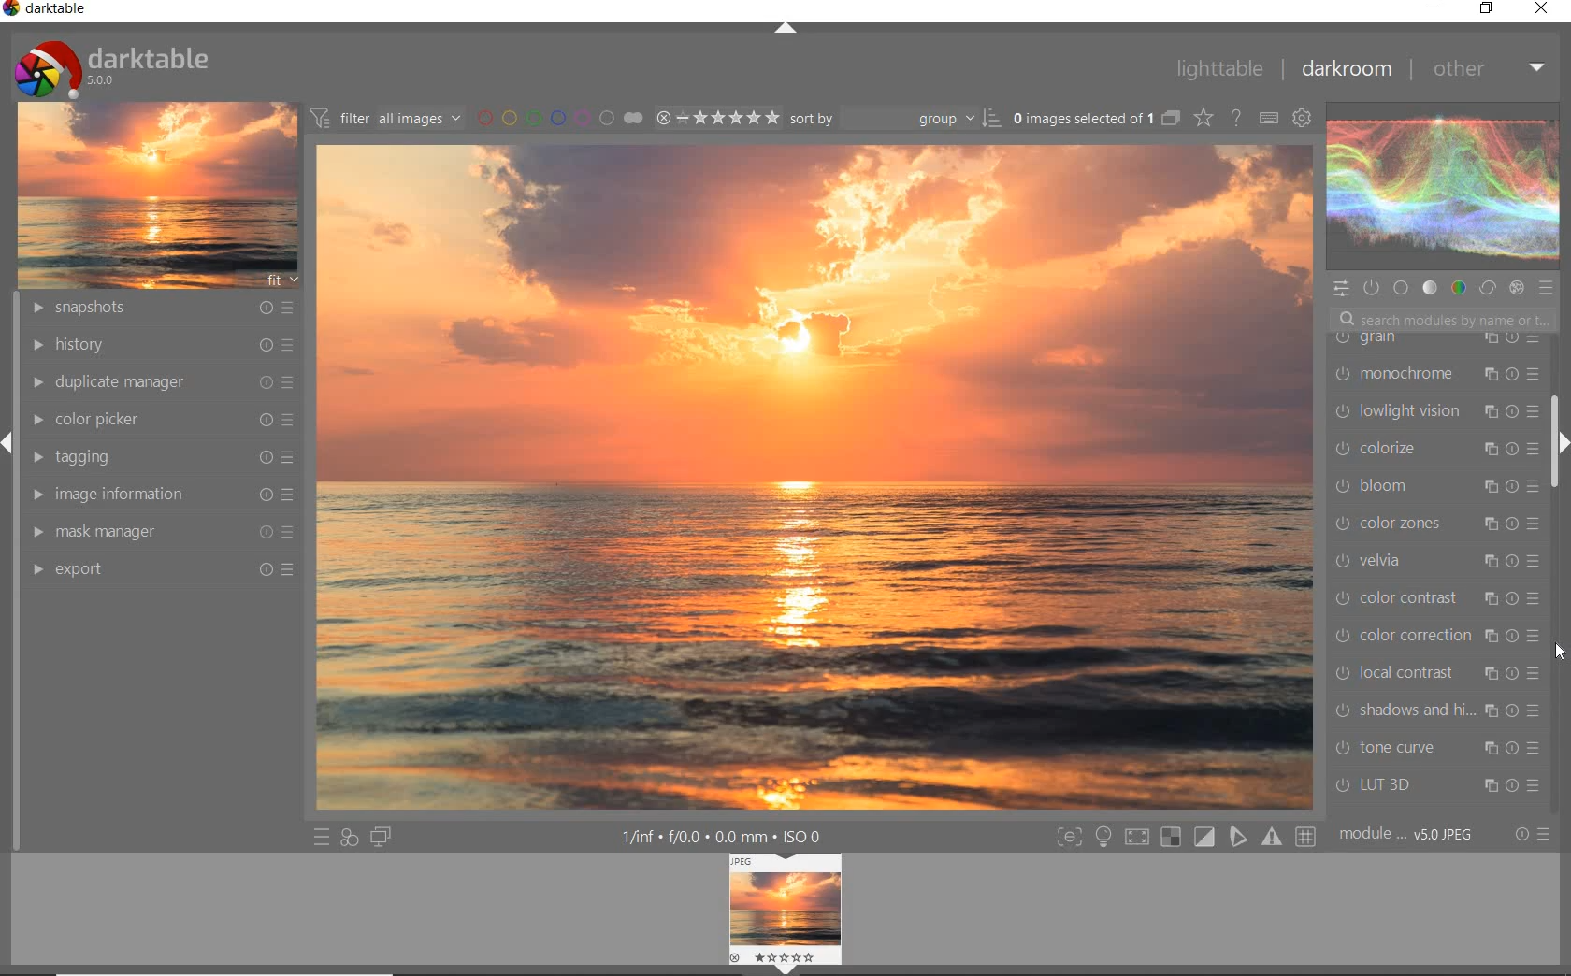  I want to click on color contrast, so click(1436, 599).